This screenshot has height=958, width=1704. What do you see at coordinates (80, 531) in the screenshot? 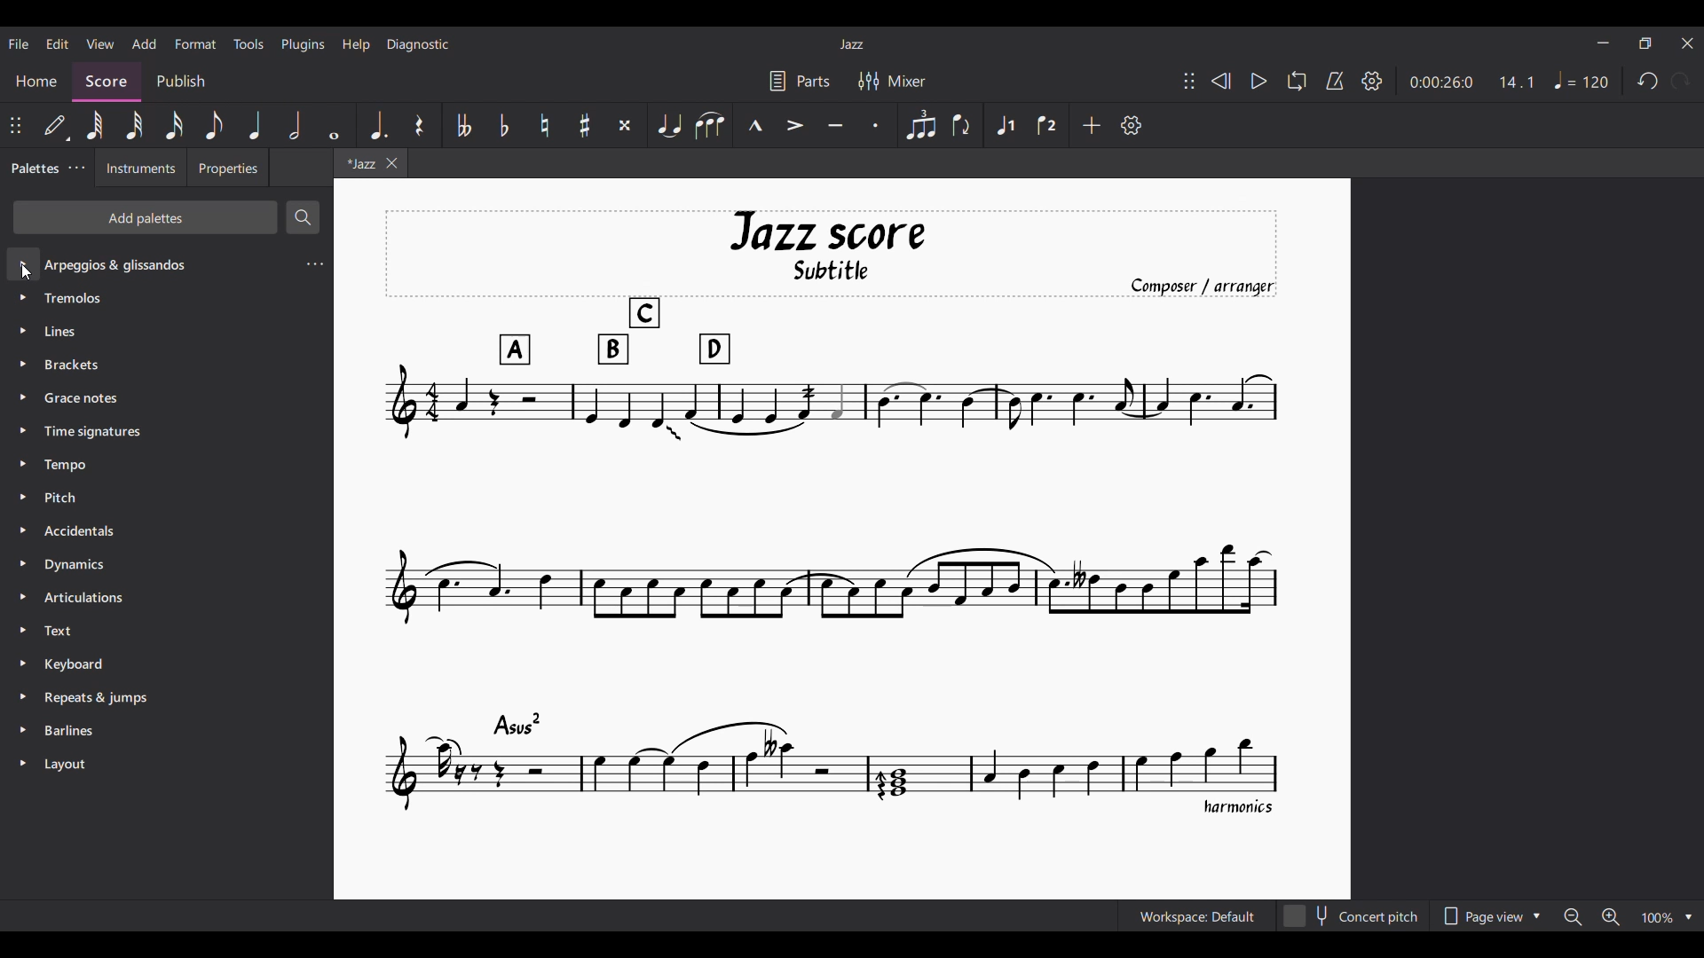
I see `Accidentals` at bounding box center [80, 531].